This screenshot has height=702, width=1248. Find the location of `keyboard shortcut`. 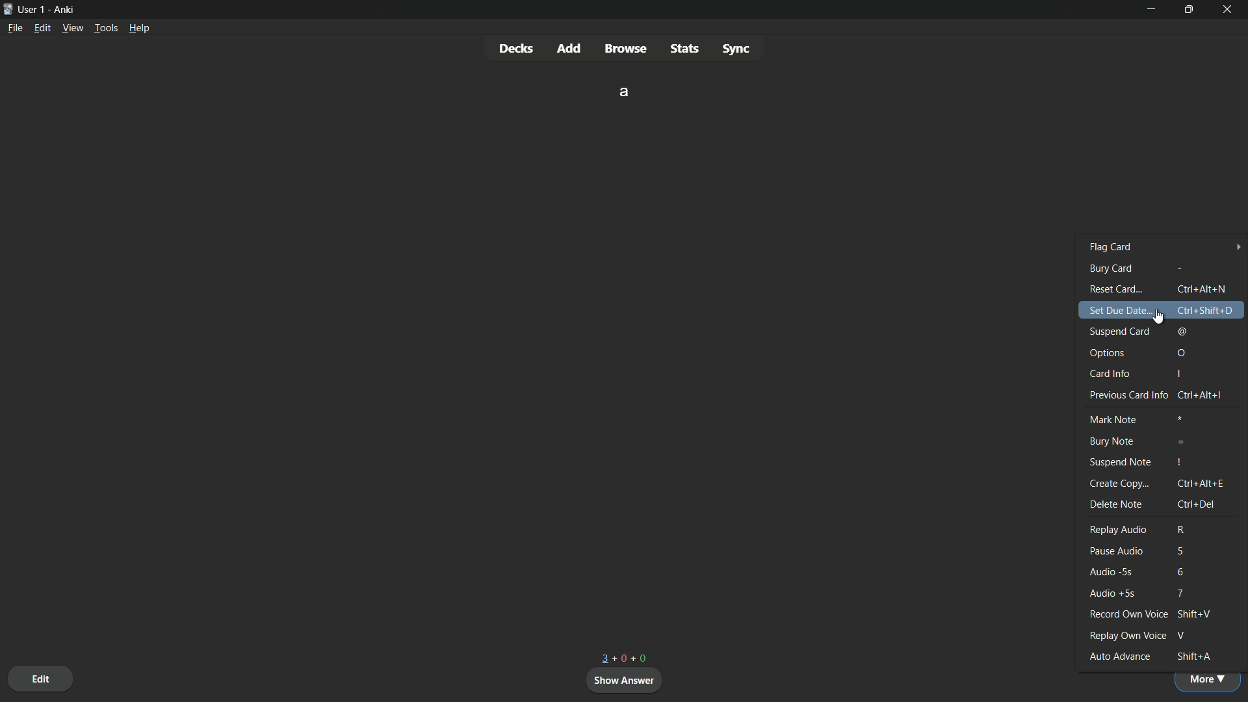

keyboard shortcut is located at coordinates (1179, 571).